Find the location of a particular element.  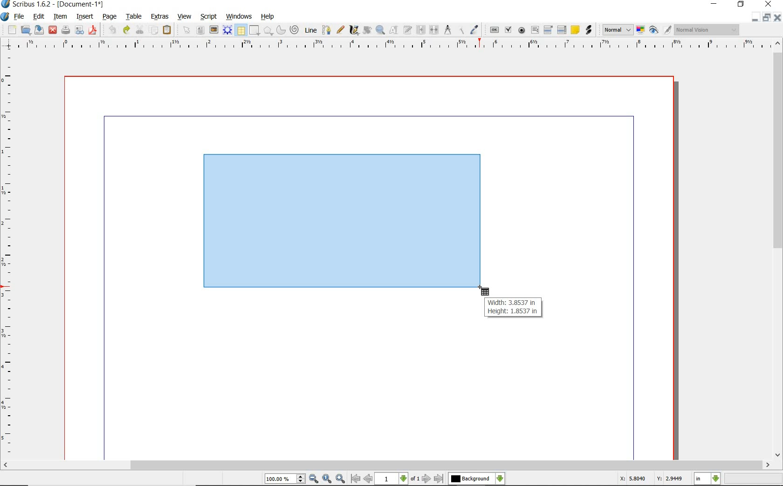

visual appearance of the display is located at coordinates (706, 30).